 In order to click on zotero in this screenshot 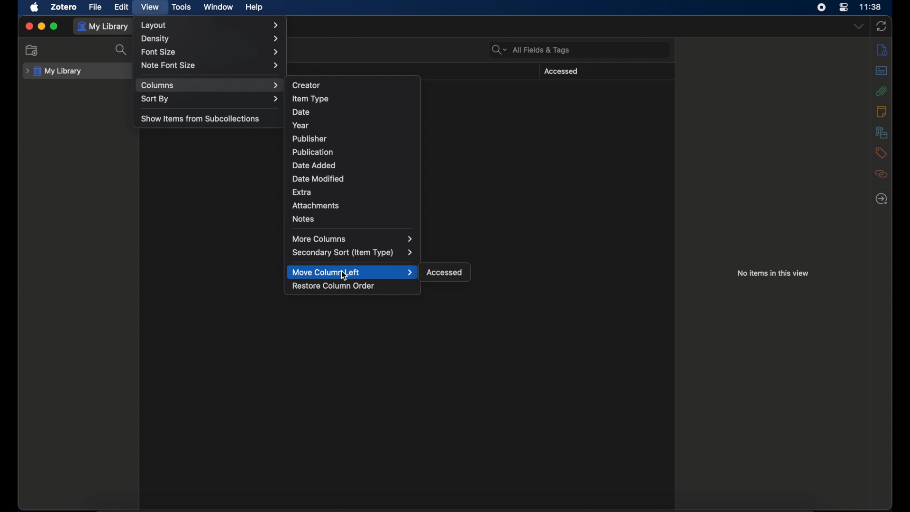, I will do `click(65, 7)`.